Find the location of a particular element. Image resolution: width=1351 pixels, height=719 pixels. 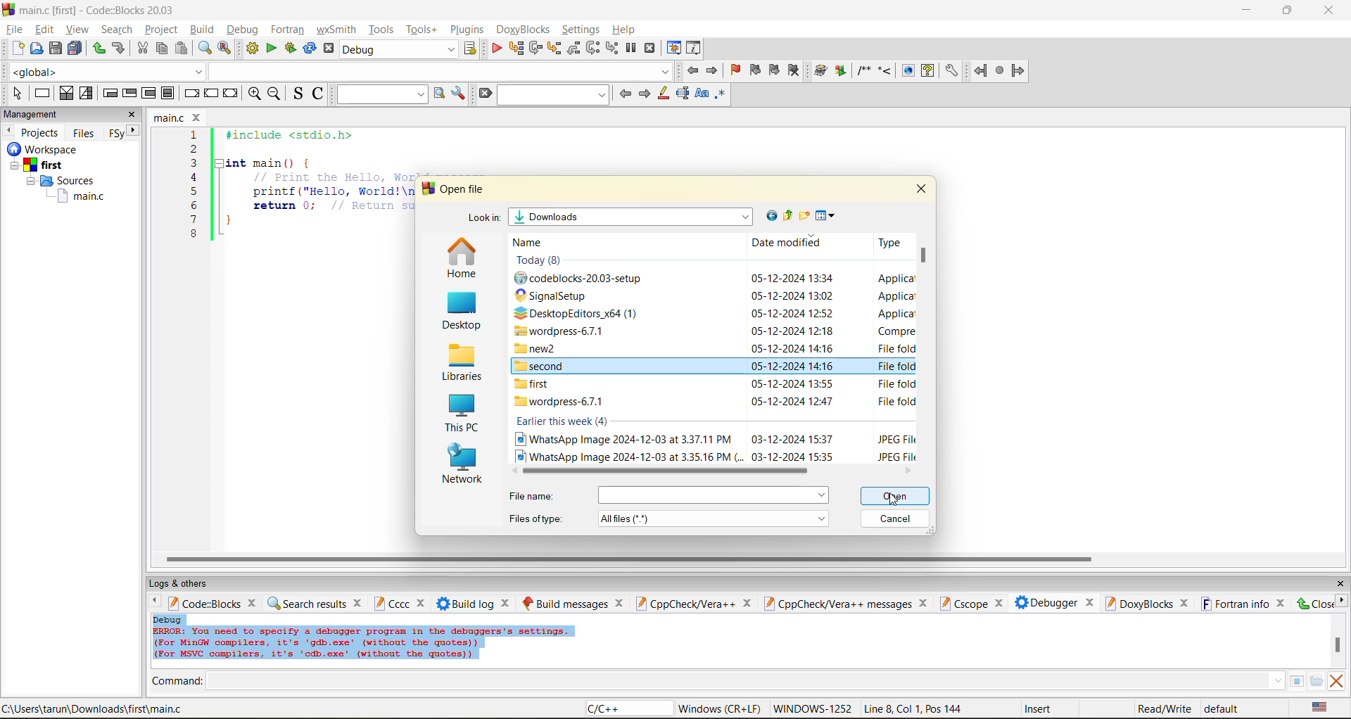

file name is located at coordinates (535, 496).